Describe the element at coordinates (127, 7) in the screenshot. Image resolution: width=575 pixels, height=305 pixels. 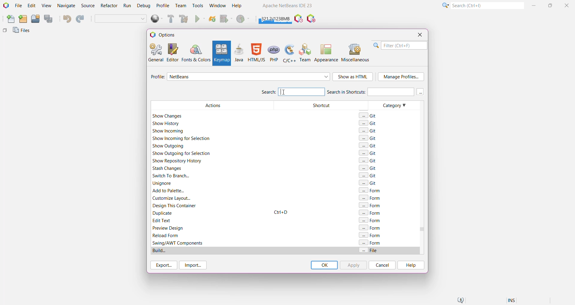
I see `Run` at that location.